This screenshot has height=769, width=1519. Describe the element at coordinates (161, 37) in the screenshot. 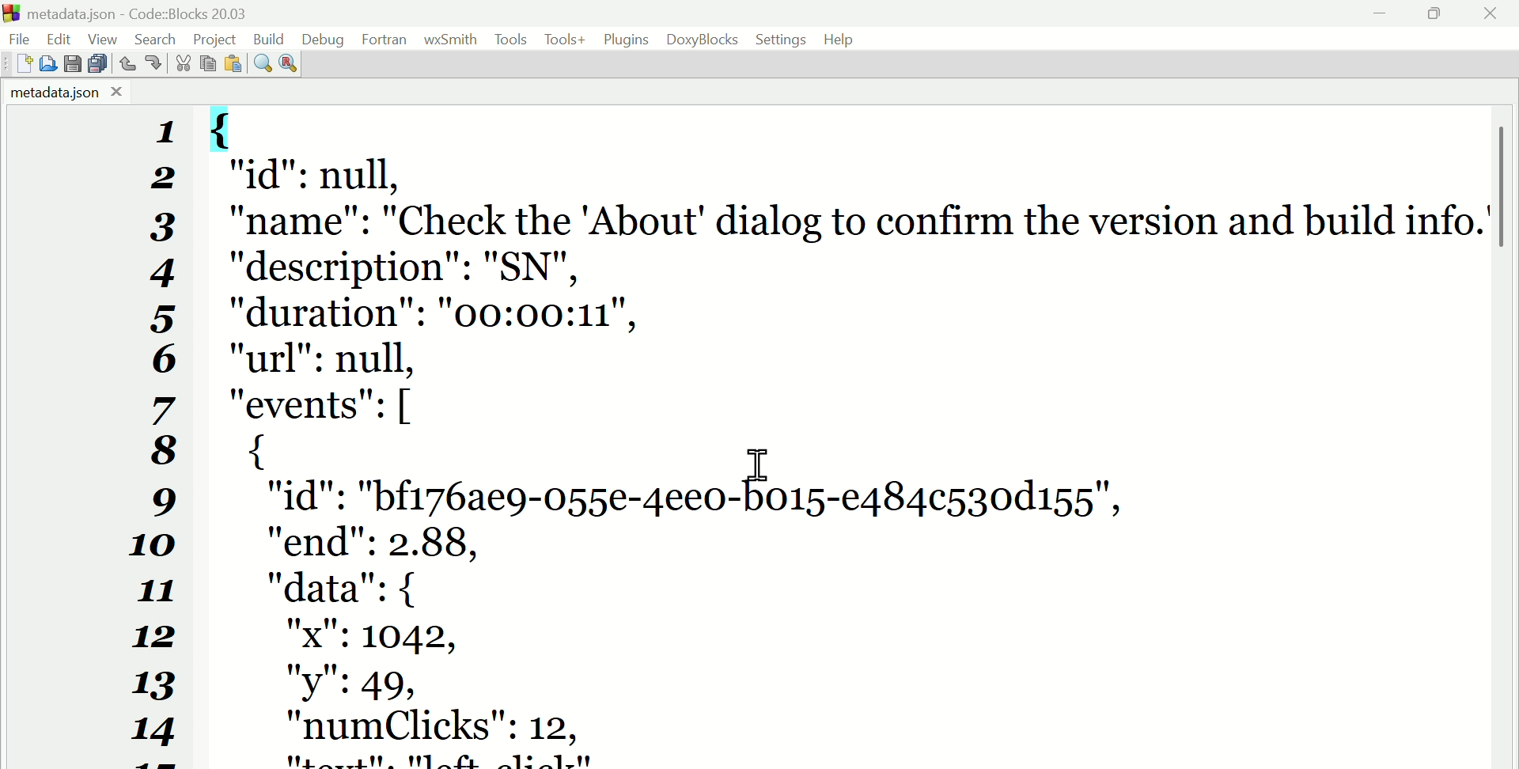

I see `Search` at that location.